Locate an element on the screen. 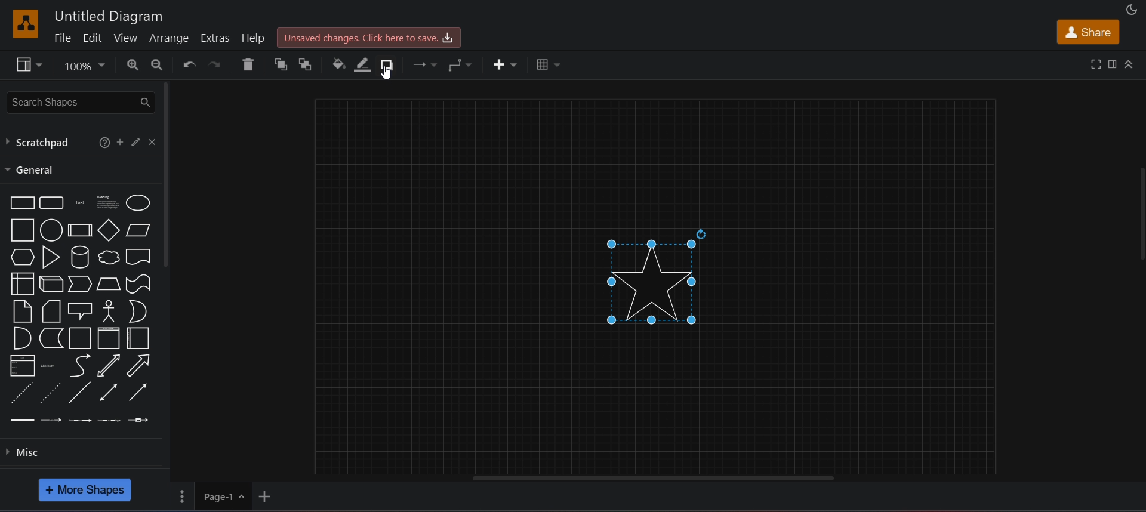  steps is located at coordinates (79, 285).